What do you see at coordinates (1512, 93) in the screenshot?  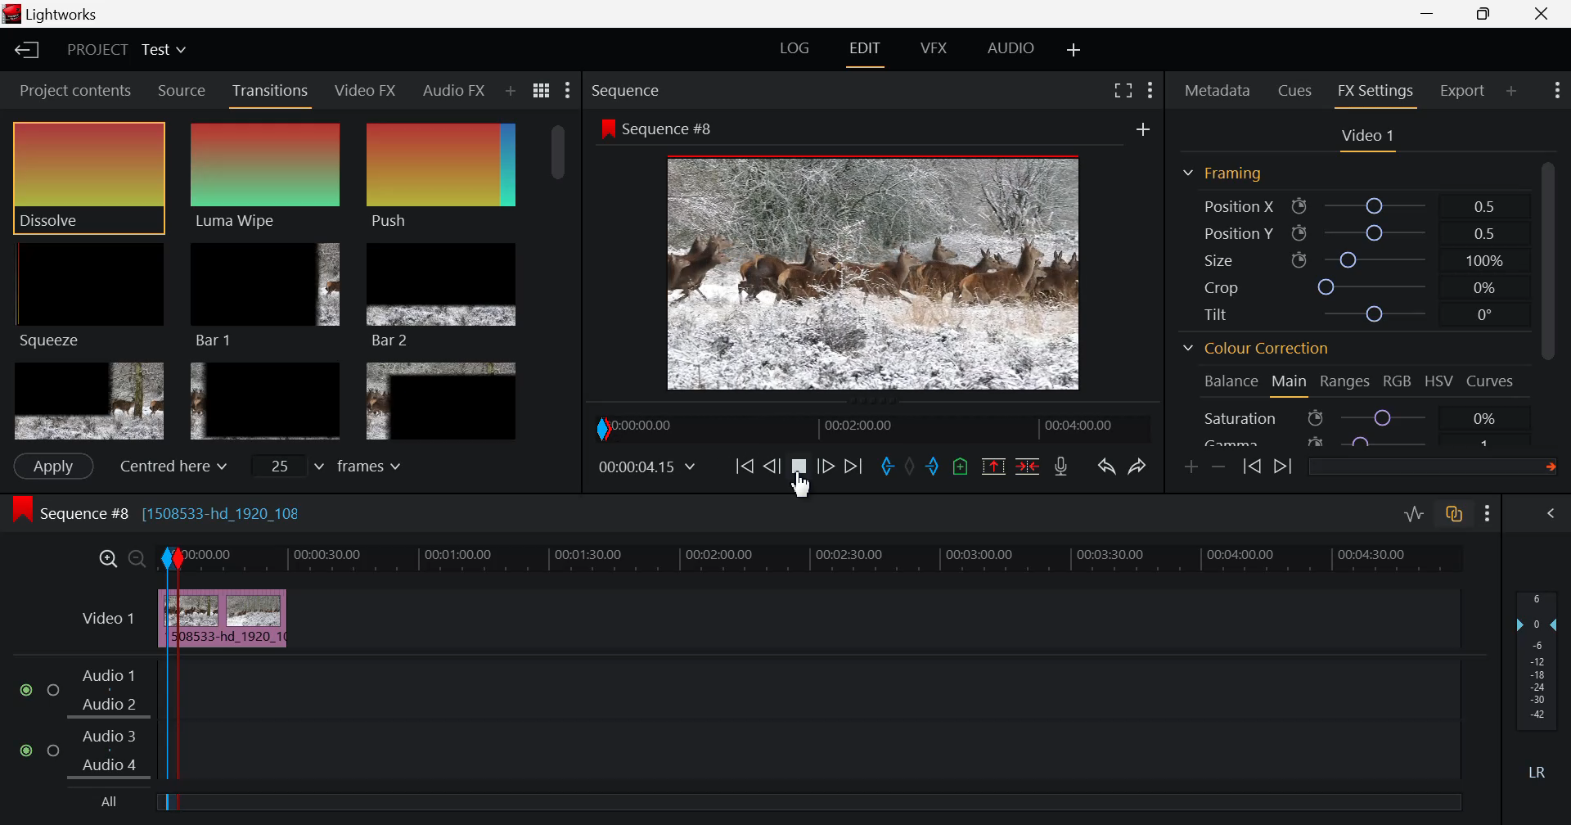 I see `Add panel` at bounding box center [1512, 93].